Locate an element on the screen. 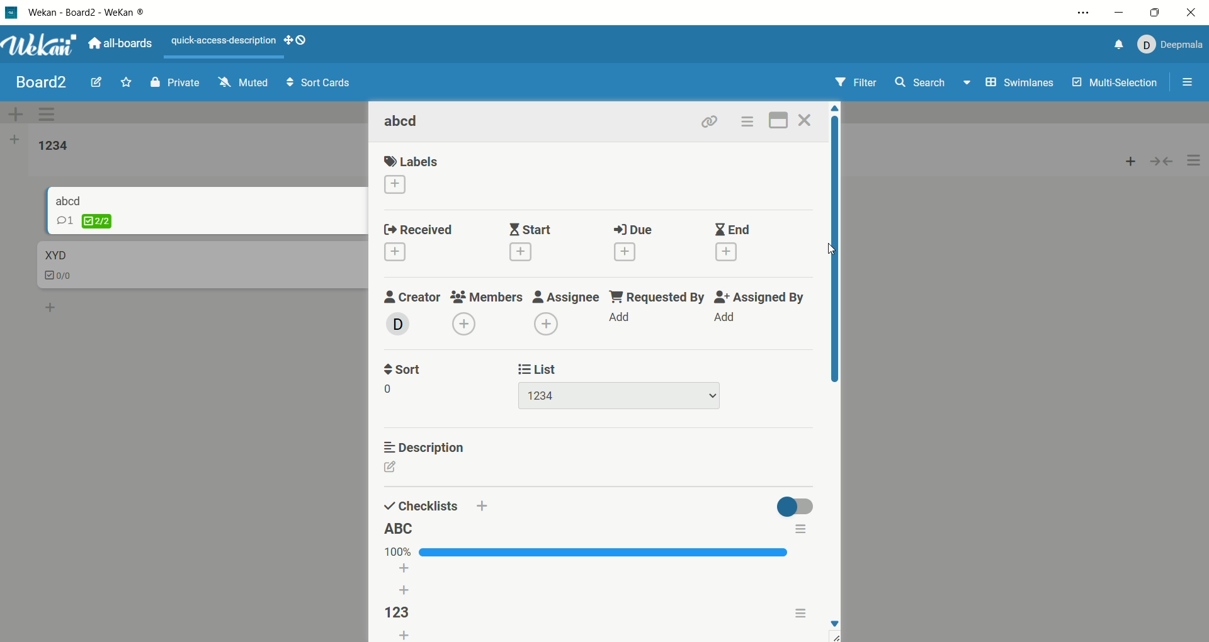 The width and height of the screenshot is (1209, 642). notification is located at coordinates (1115, 47).